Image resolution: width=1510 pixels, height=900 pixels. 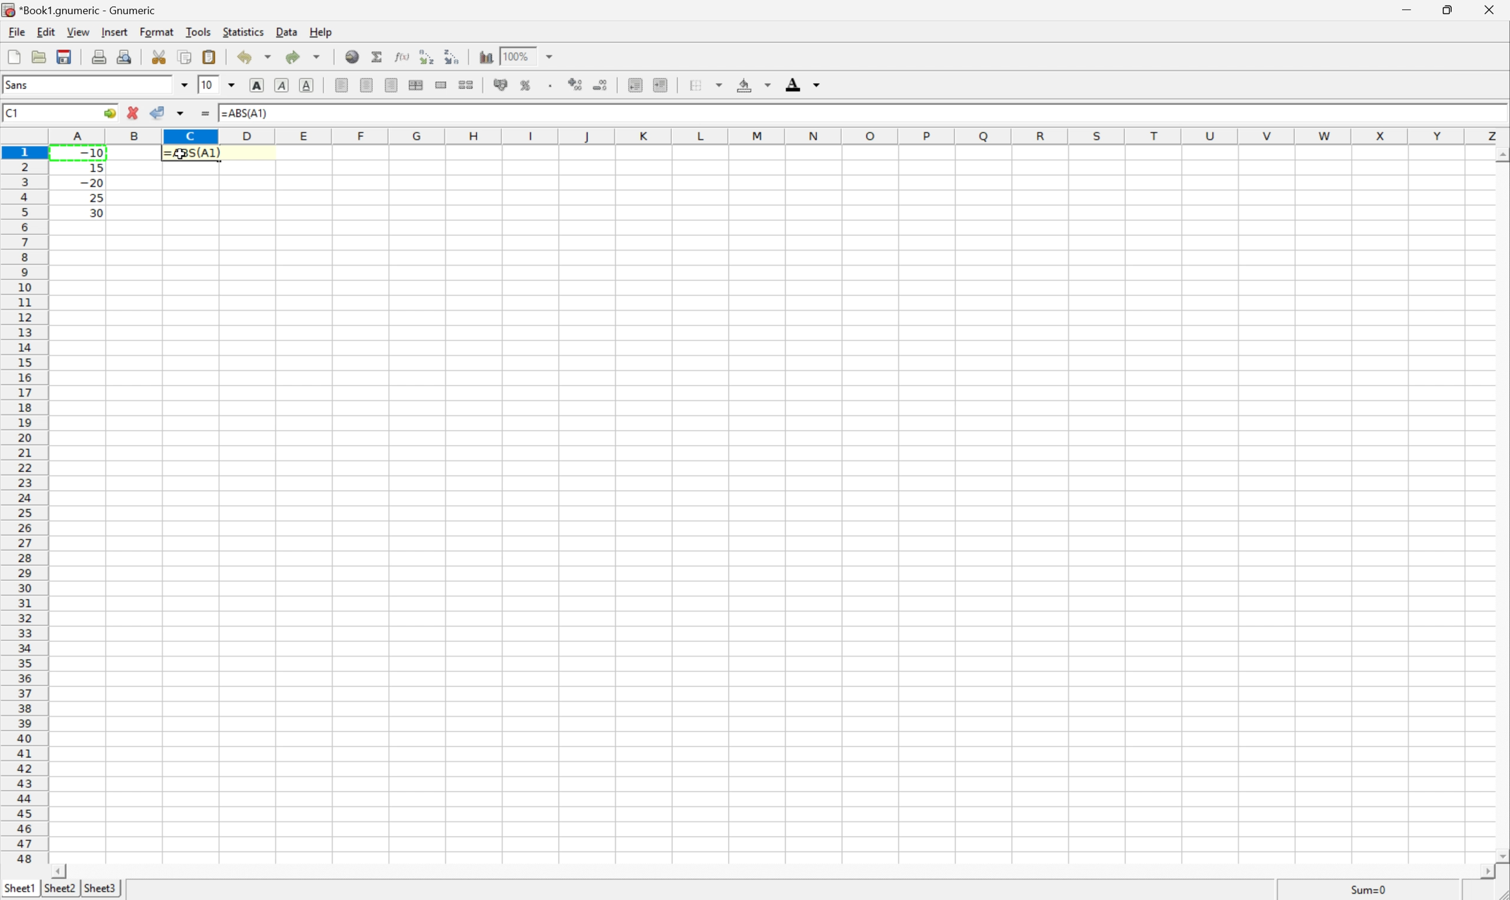 I want to click on Sum into the current cell, so click(x=378, y=56).